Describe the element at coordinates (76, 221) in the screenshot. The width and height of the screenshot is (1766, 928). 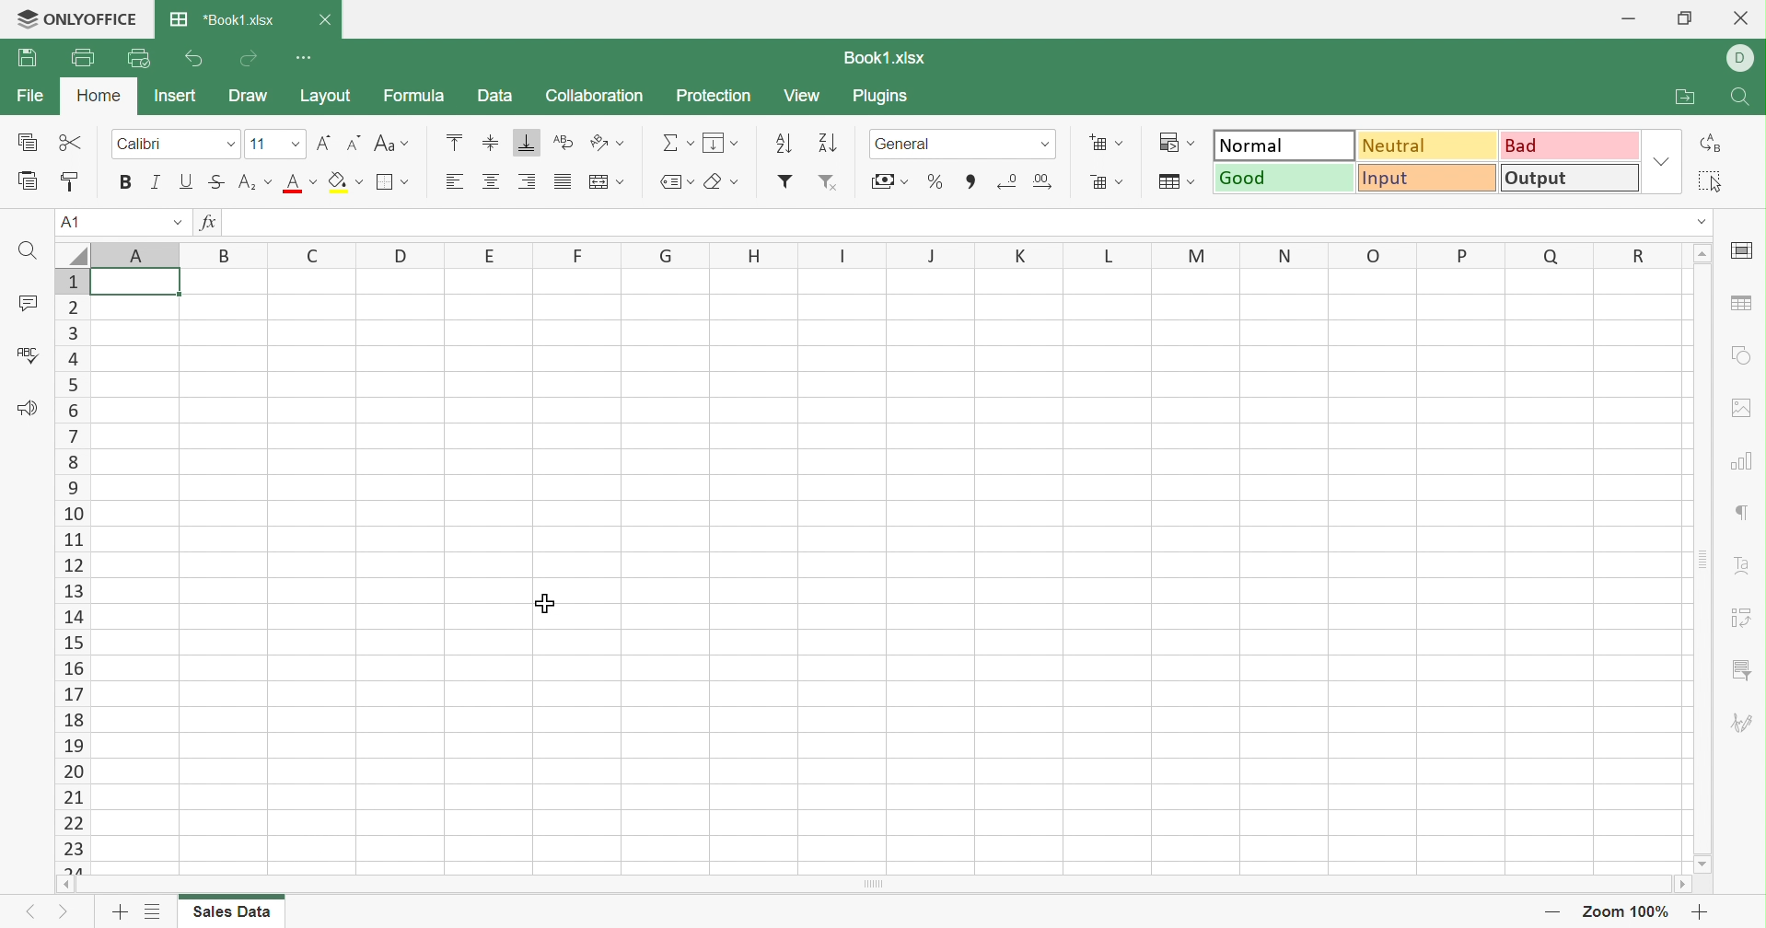
I see `A1` at that location.